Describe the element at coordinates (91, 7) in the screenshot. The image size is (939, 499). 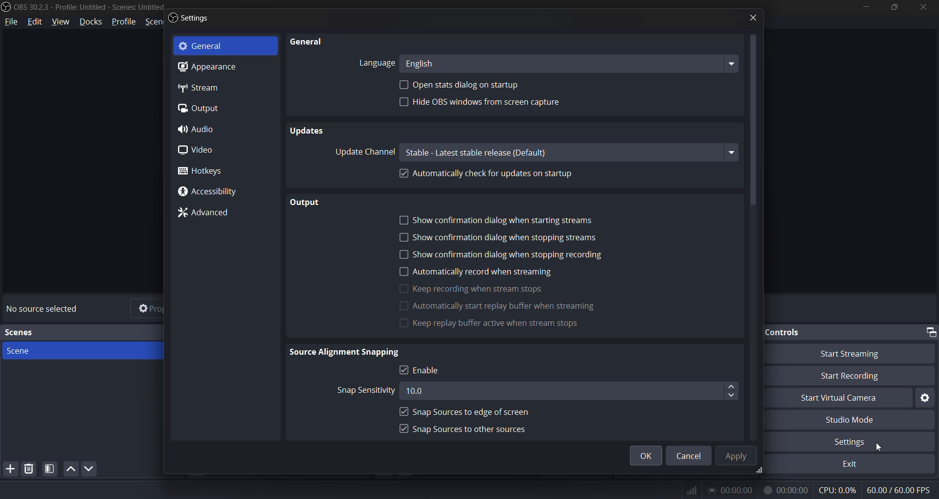
I see `OBS 30.2.3 - Profile: Untitled - Scenes: Untitled` at that location.